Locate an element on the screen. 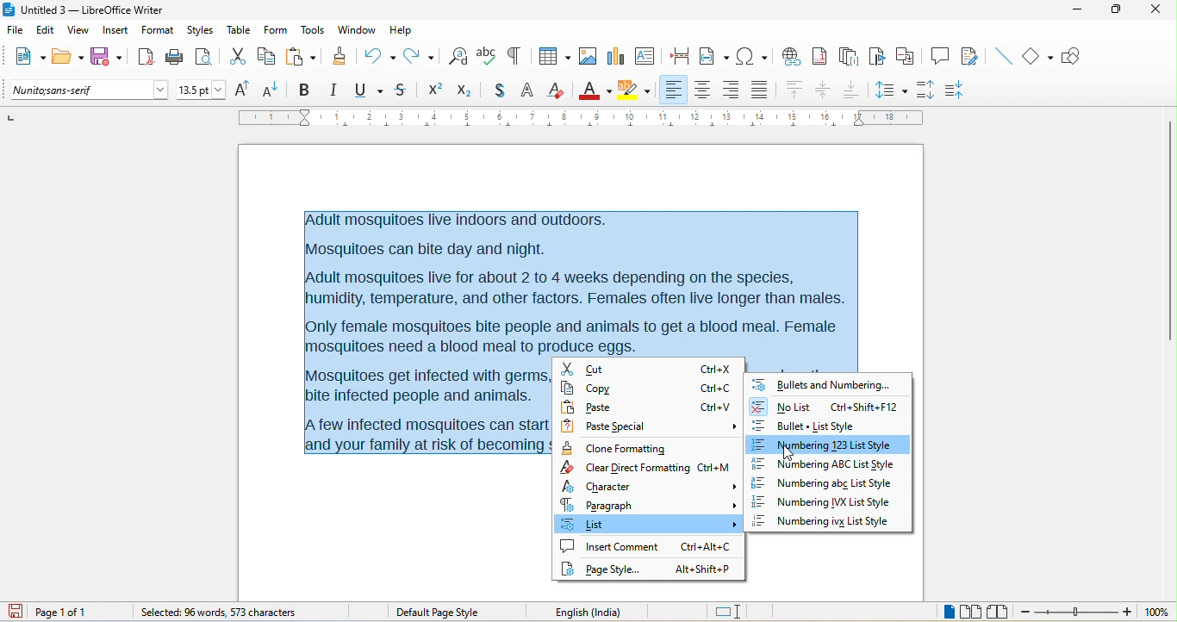 The width and height of the screenshot is (1177, 622). single page view is located at coordinates (934, 611).